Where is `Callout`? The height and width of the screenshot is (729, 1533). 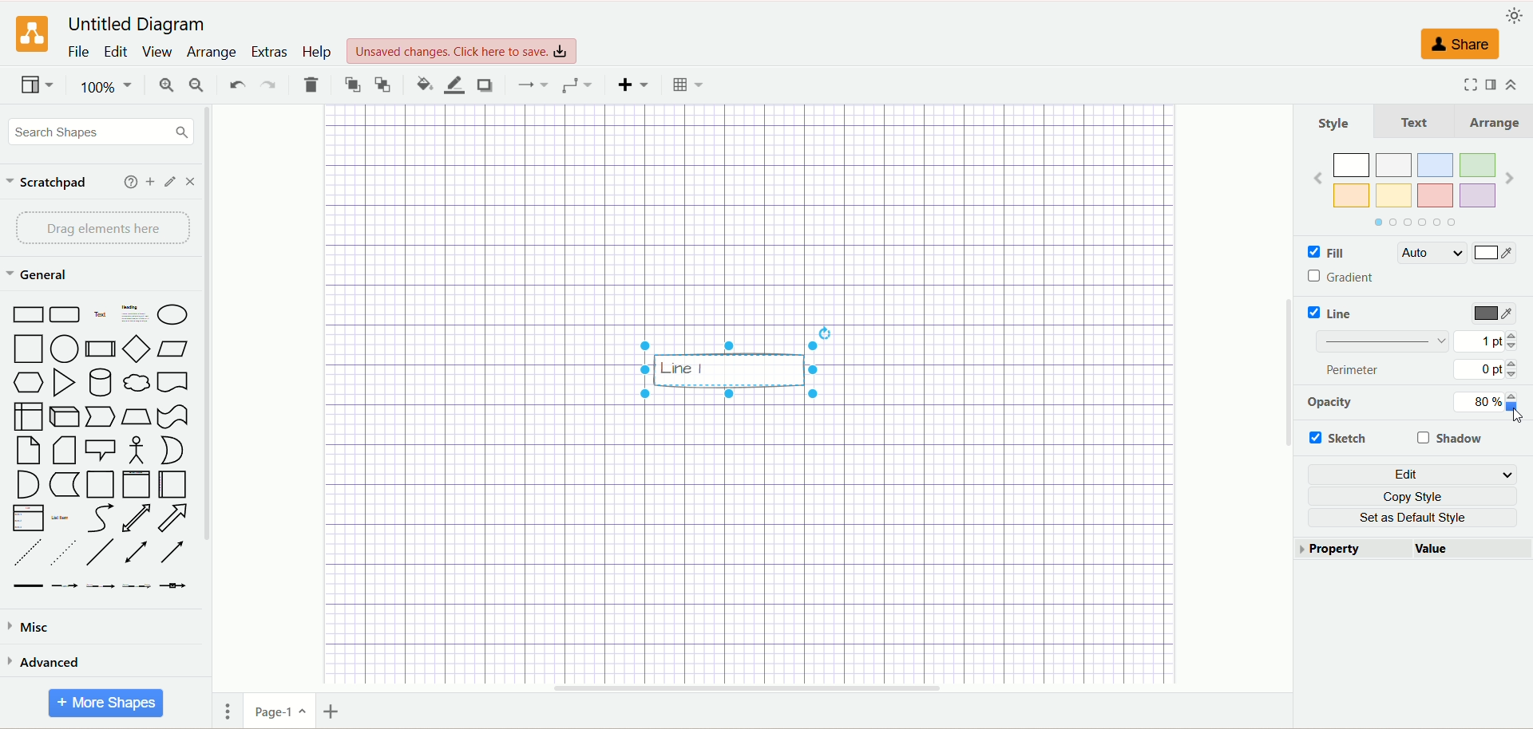 Callout is located at coordinates (101, 450).